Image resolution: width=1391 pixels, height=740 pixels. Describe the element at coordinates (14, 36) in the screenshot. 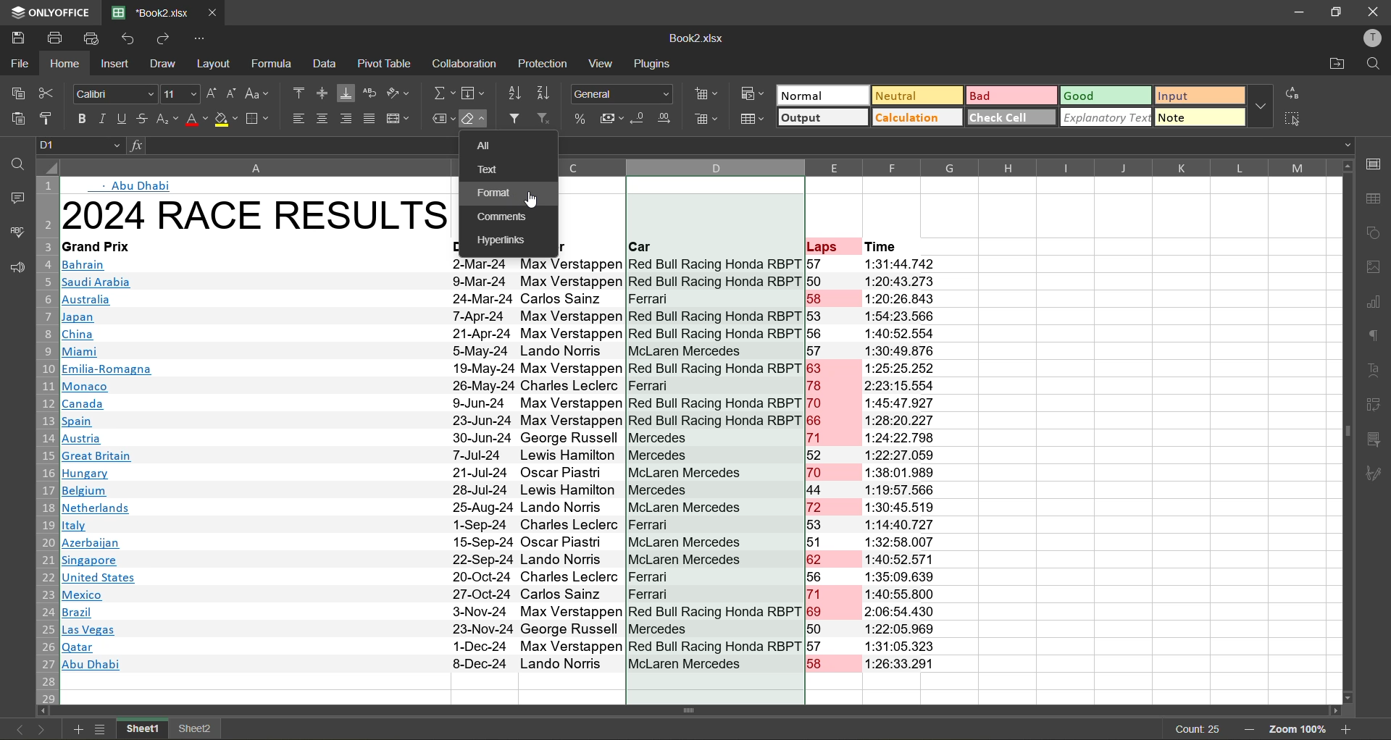

I see `save` at that location.